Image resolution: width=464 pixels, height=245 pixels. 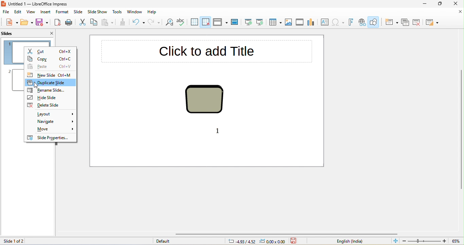 I want to click on edit, so click(x=18, y=12).